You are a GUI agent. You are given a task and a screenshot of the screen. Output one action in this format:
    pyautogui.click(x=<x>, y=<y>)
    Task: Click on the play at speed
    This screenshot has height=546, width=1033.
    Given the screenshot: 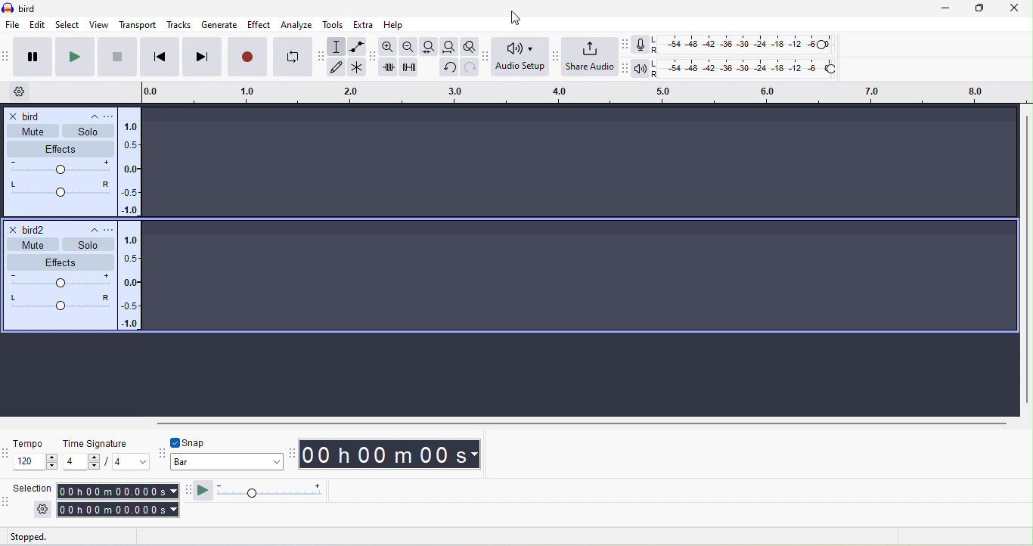 What is the action you would take?
    pyautogui.click(x=268, y=493)
    